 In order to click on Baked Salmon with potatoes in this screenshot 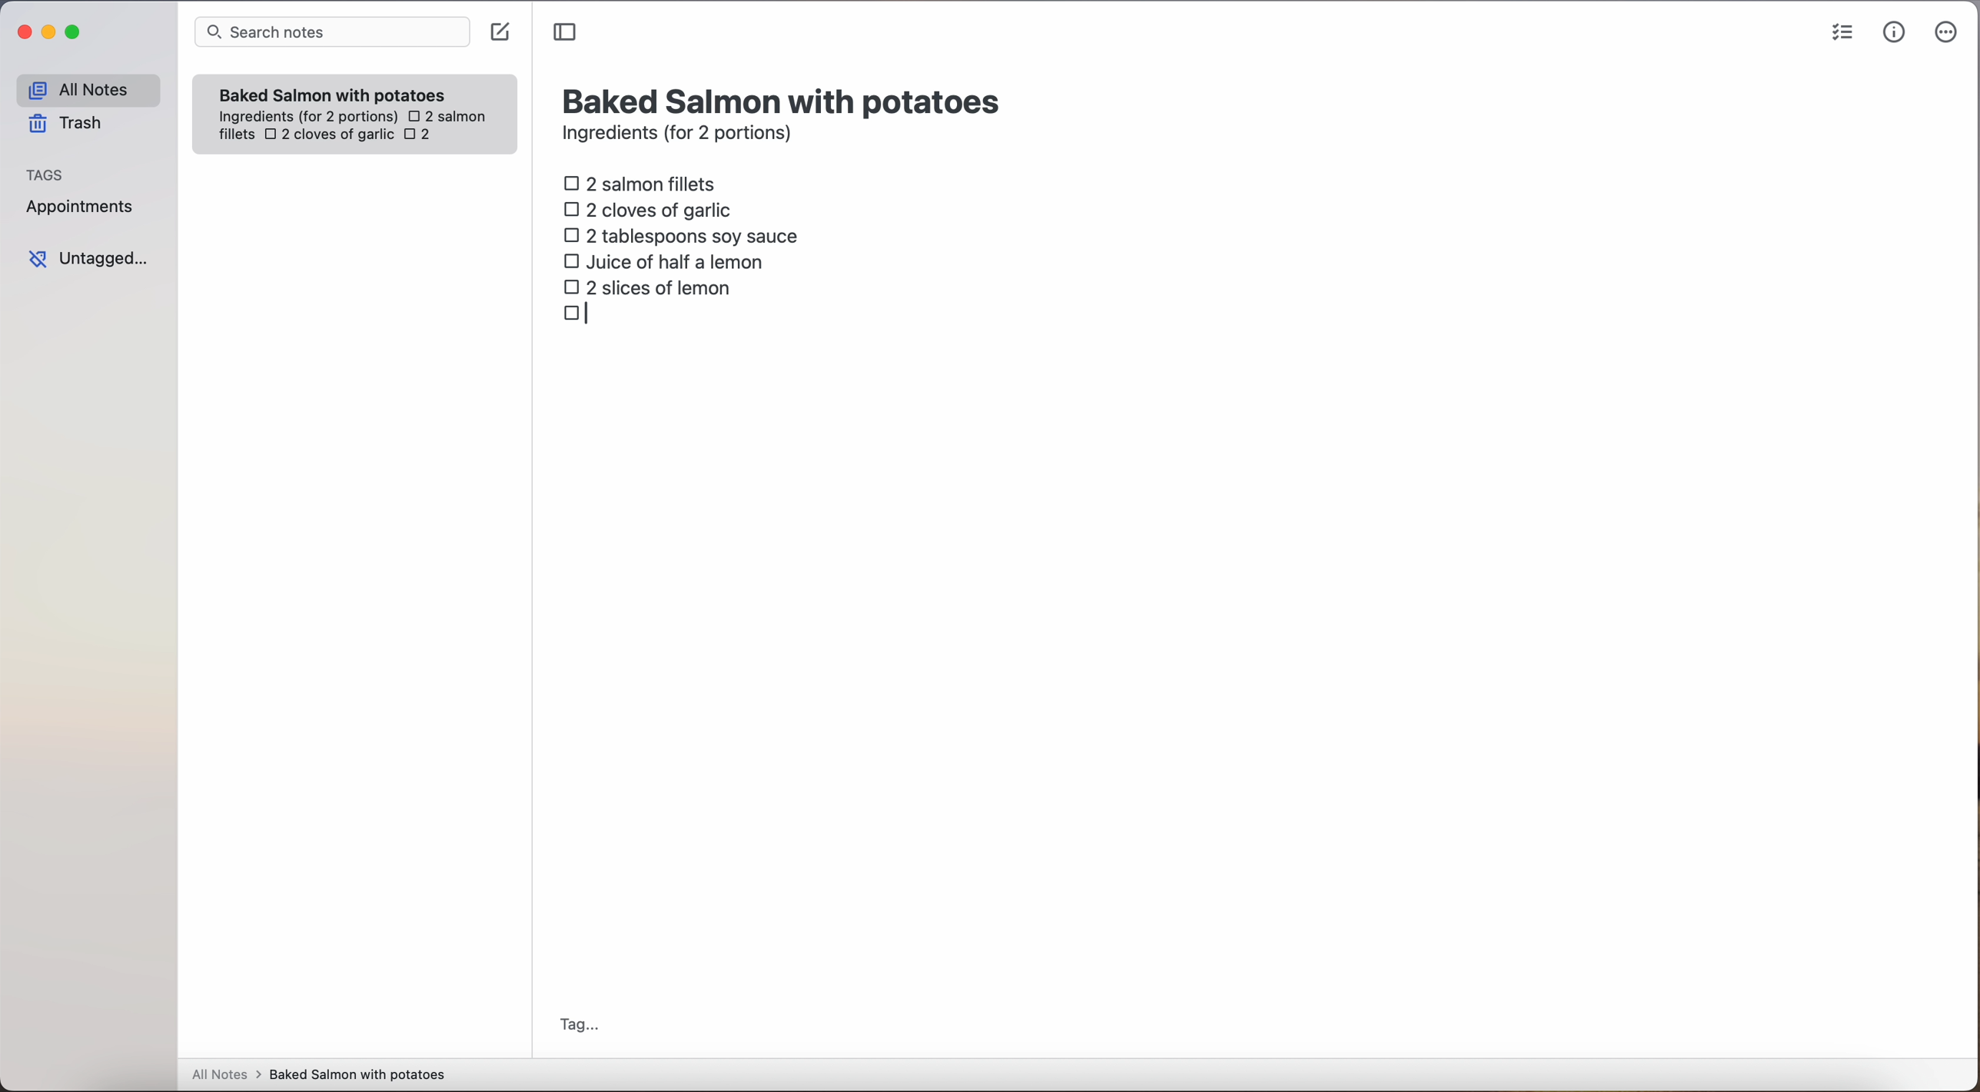, I will do `click(333, 91)`.